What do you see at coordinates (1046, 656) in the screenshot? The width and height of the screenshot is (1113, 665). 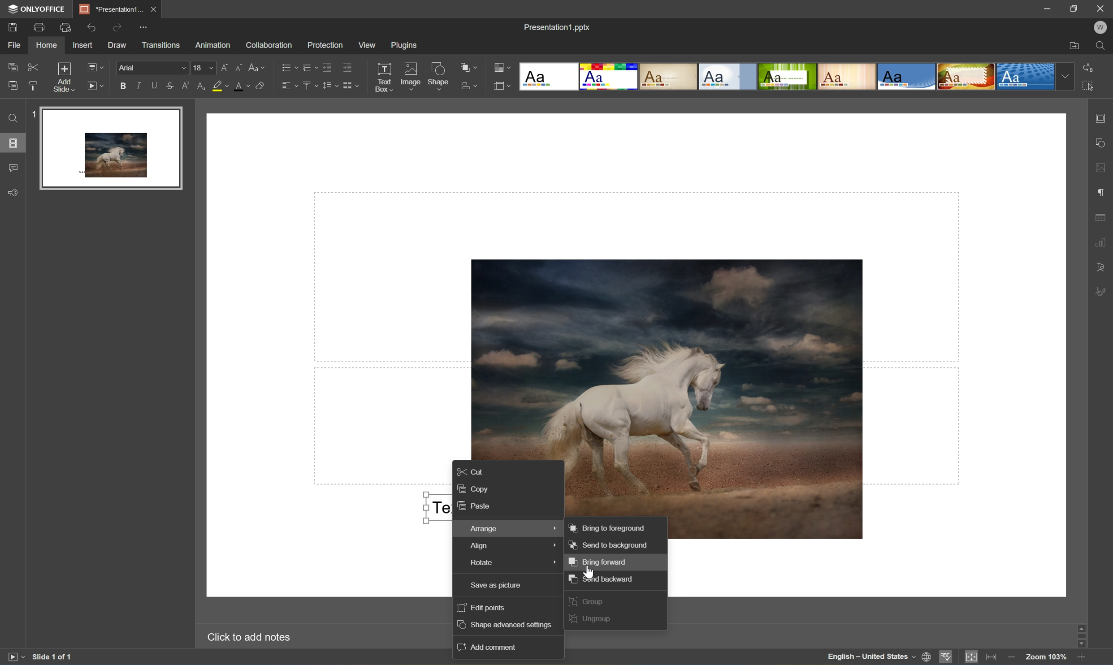 I see `Zoom 103%` at bounding box center [1046, 656].